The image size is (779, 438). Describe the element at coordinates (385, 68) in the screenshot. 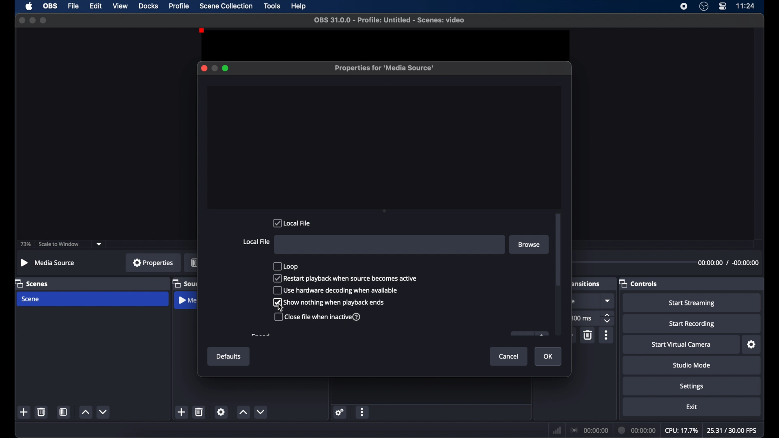

I see `properties for media source` at that location.